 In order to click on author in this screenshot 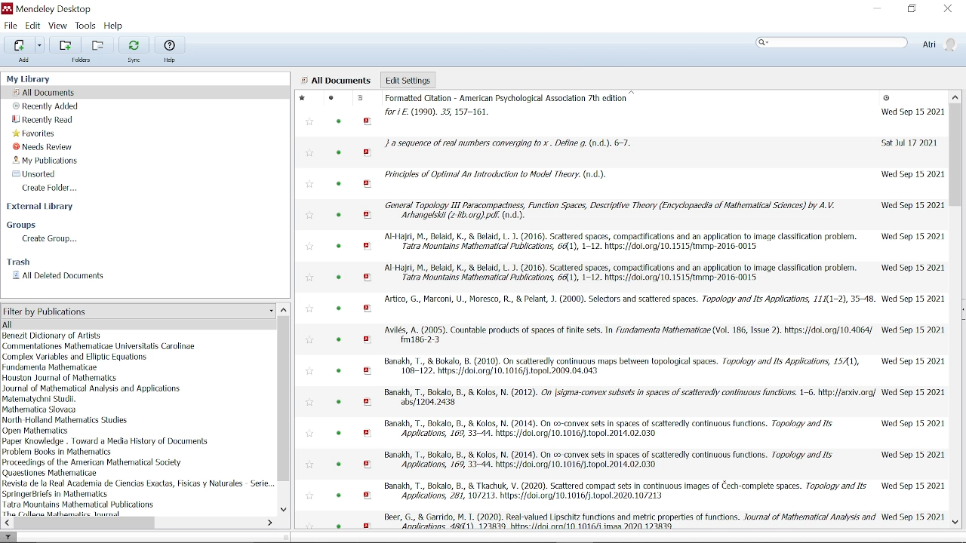, I will do `click(57, 494)`.